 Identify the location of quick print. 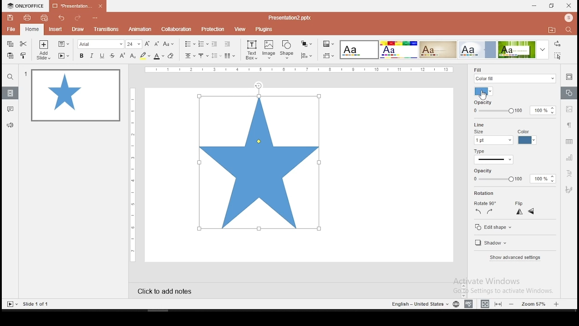
(44, 18).